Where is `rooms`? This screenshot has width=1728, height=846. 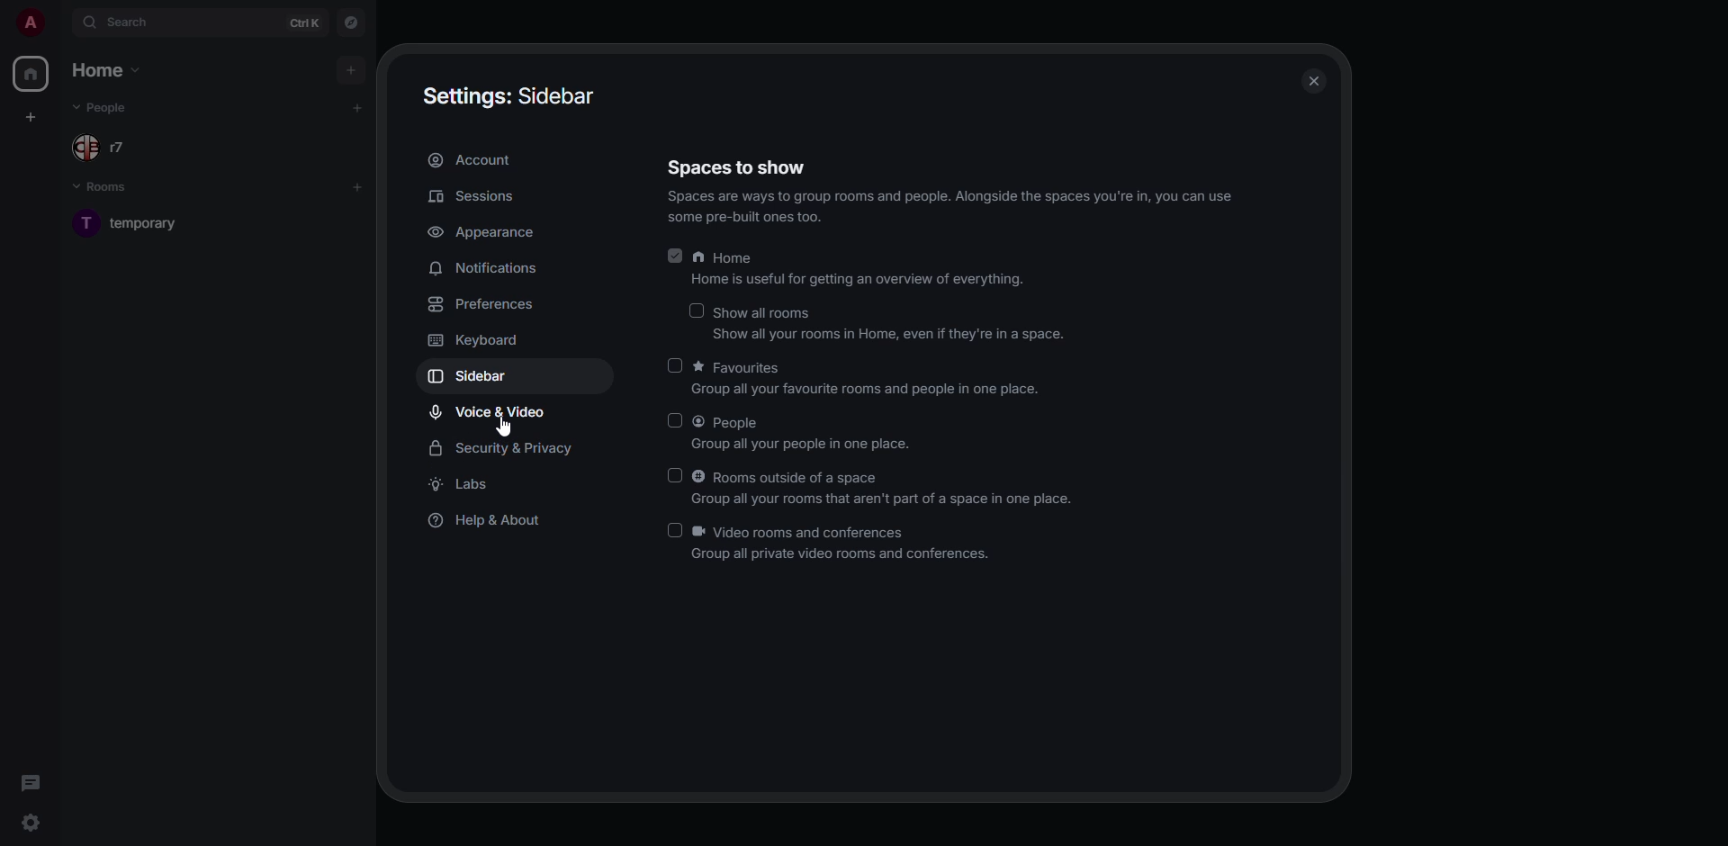 rooms is located at coordinates (103, 186).